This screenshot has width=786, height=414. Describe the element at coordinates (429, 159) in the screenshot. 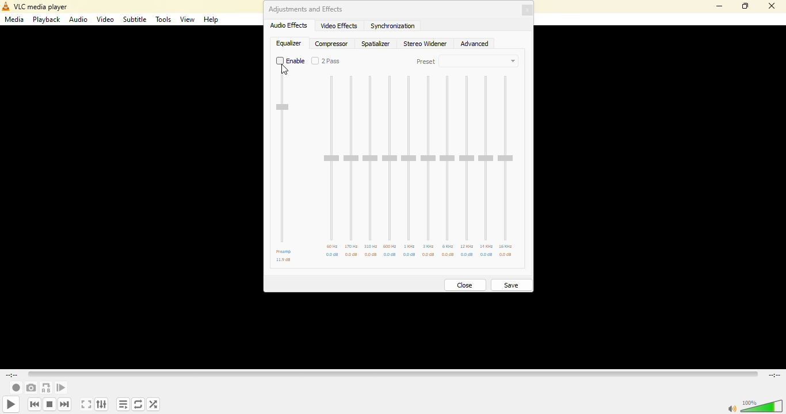

I see `adjustor` at that location.